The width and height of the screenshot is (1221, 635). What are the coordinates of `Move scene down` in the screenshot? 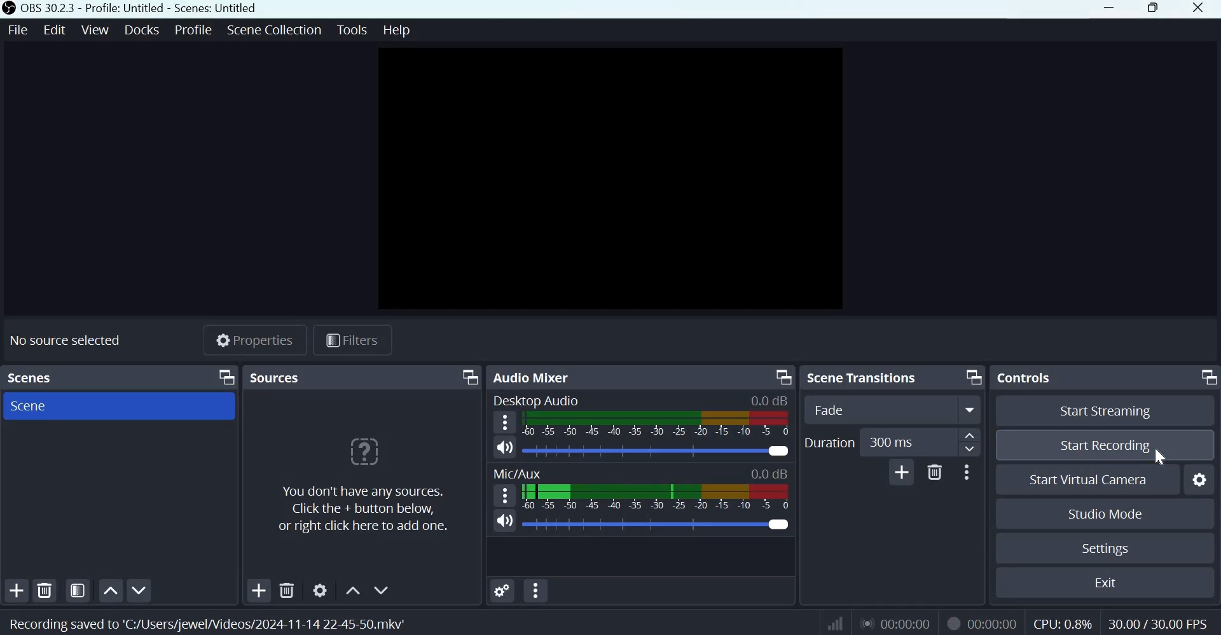 It's located at (139, 591).